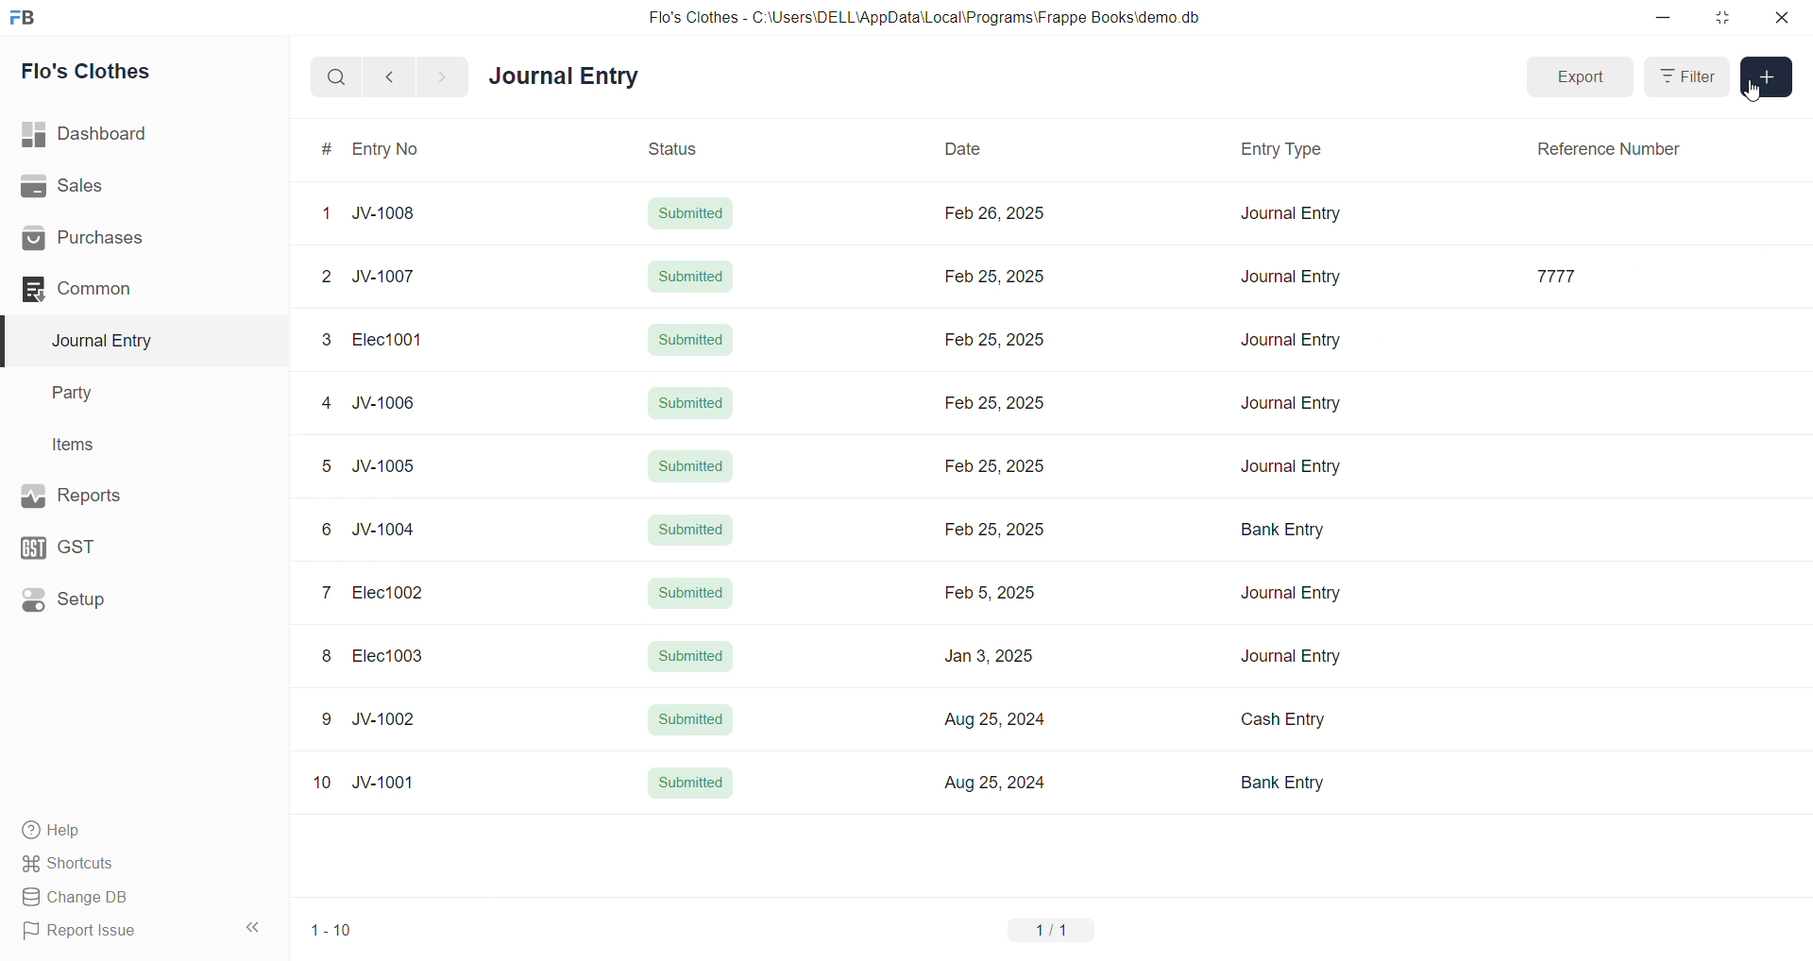 The width and height of the screenshot is (1813, 961). What do you see at coordinates (322, 784) in the screenshot?
I see `10` at bounding box center [322, 784].